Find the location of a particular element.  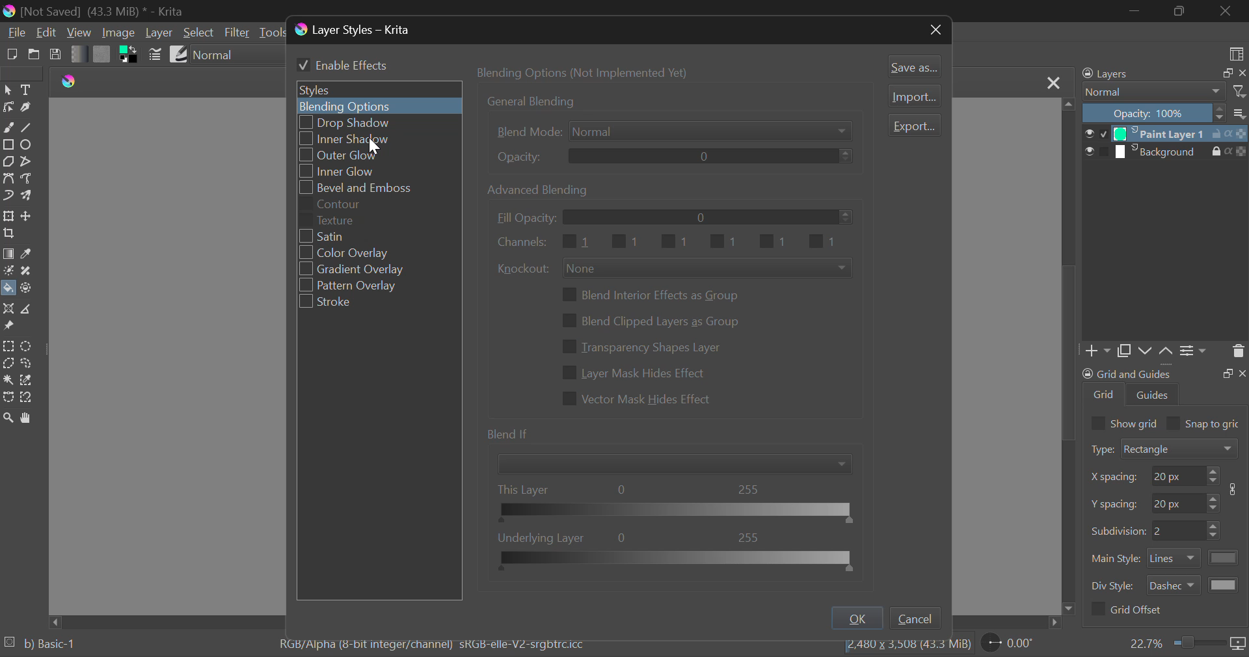

Cursor on Layer is located at coordinates (1155, 134).